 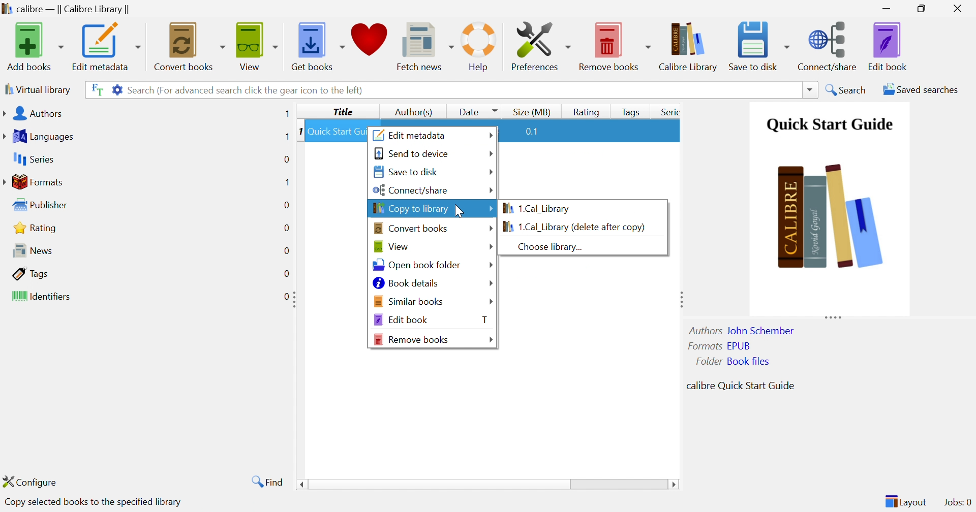 I want to click on Tags, so click(x=29, y=272).